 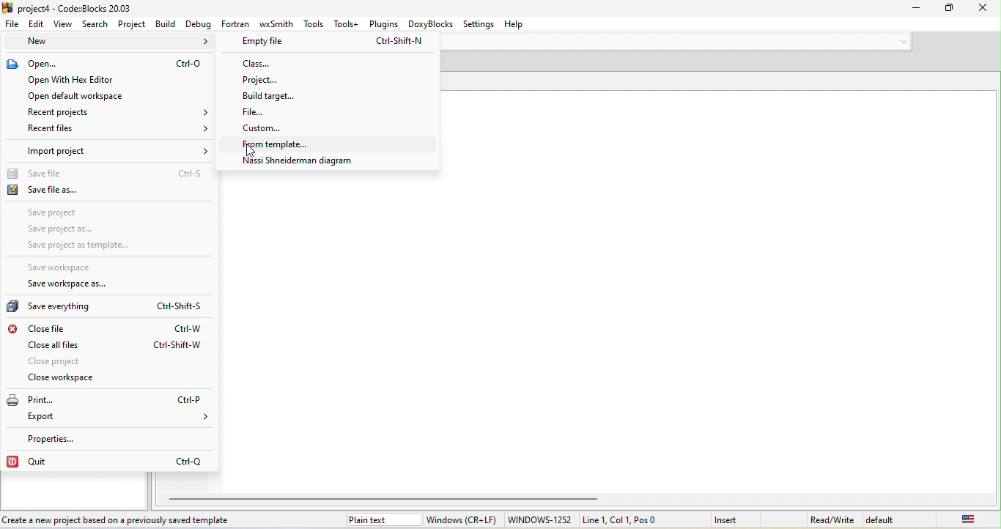 What do you see at coordinates (119, 152) in the screenshot?
I see `import project` at bounding box center [119, 152].